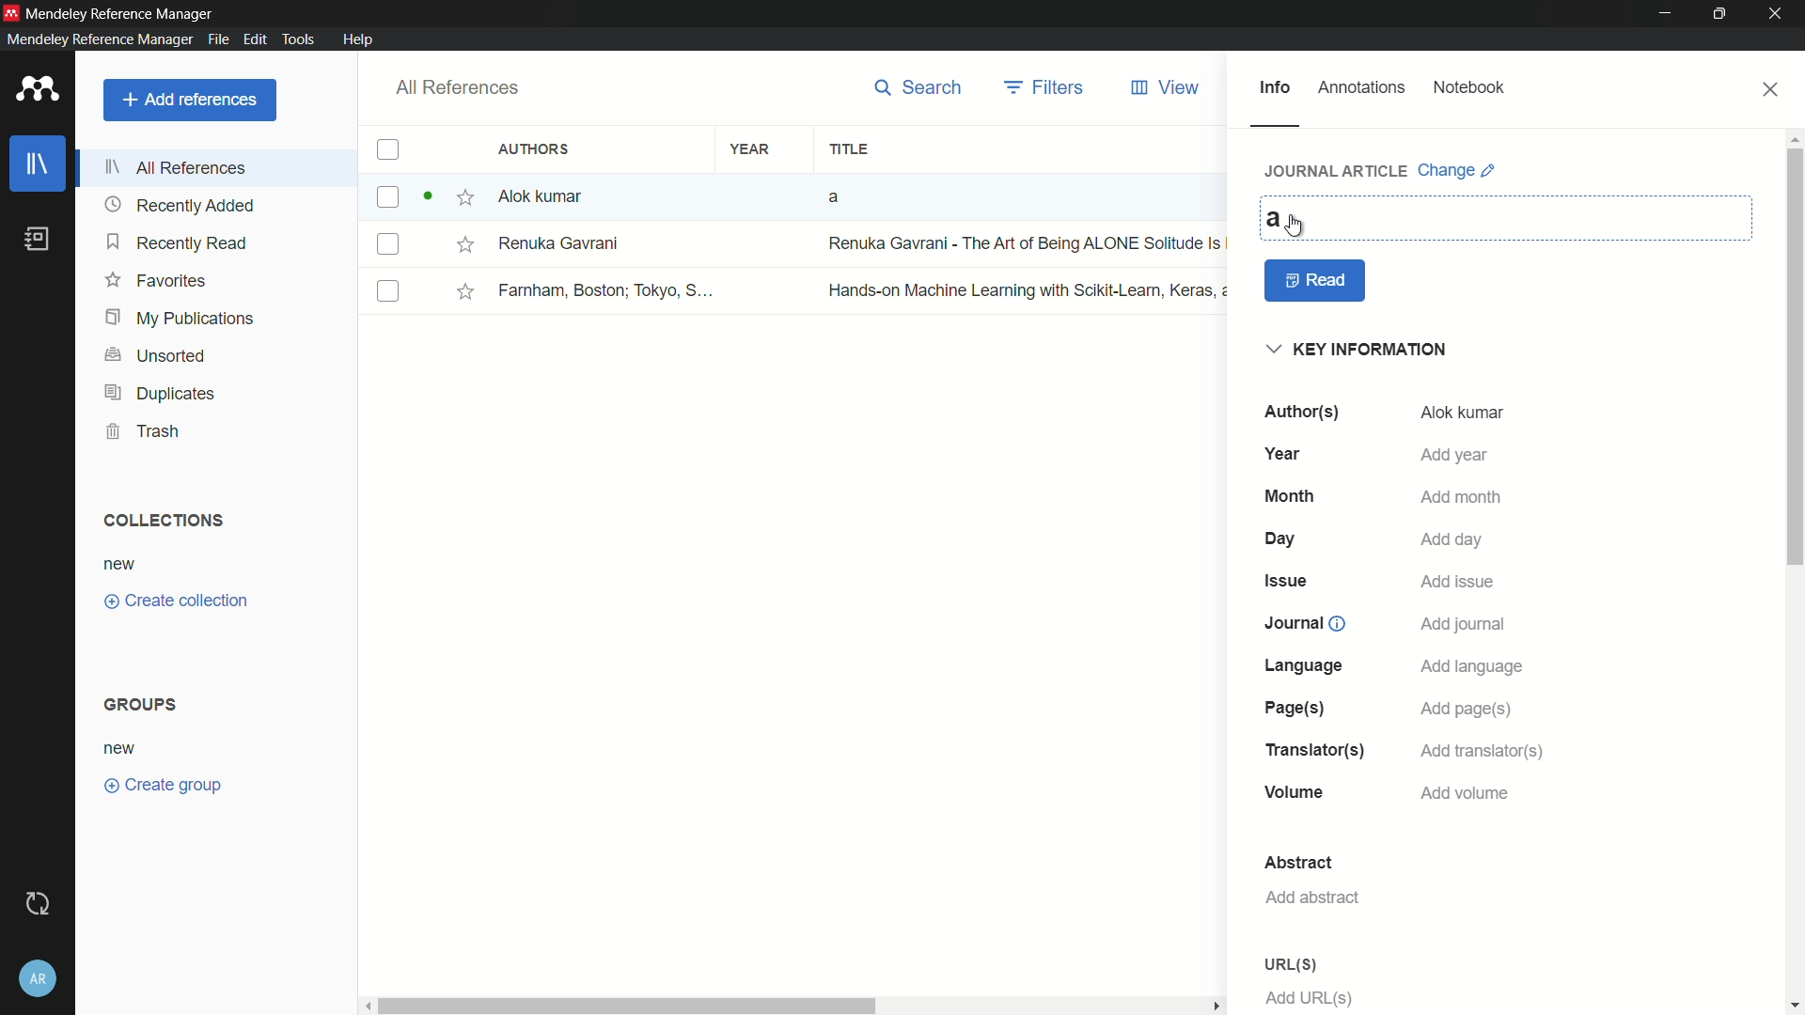 The height and width of the screenshot is (1015, 1805). I want to click on sync, so click(41, 904).